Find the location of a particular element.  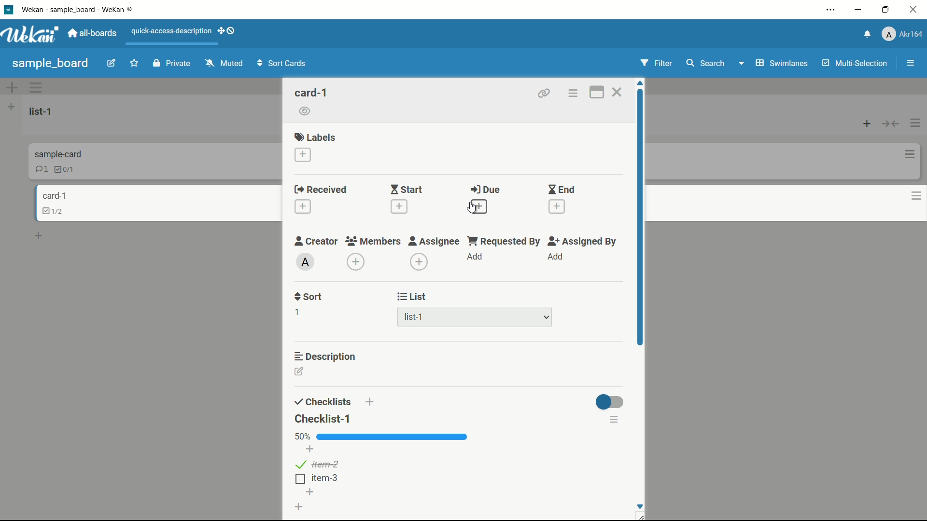

received is located at coordinates (321, 189).